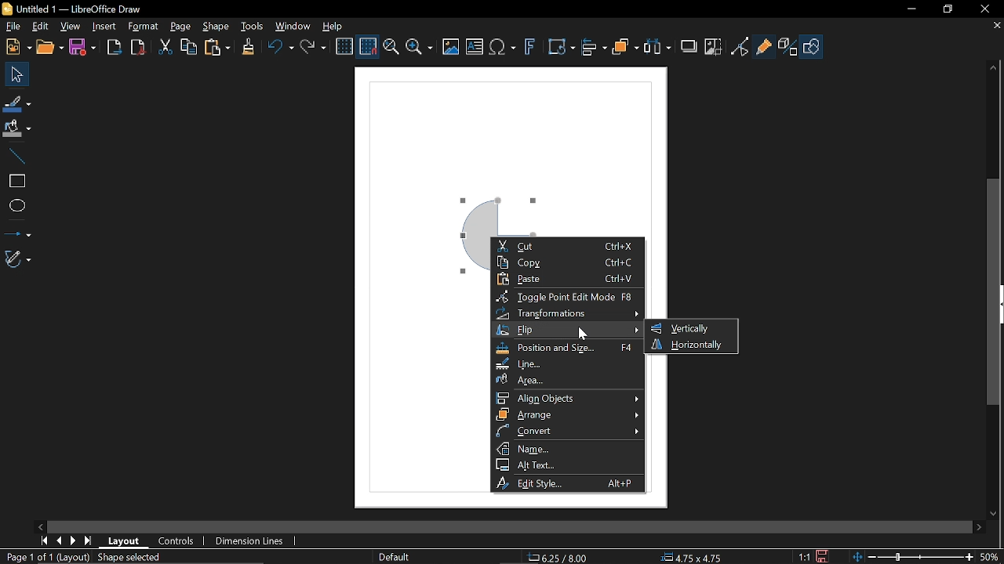 This screenshot has width=1004, height=564. Describe the element at coordinates (45, 556) in the screenshot. I see `Page 1 of 1 (Layout)` at that location.